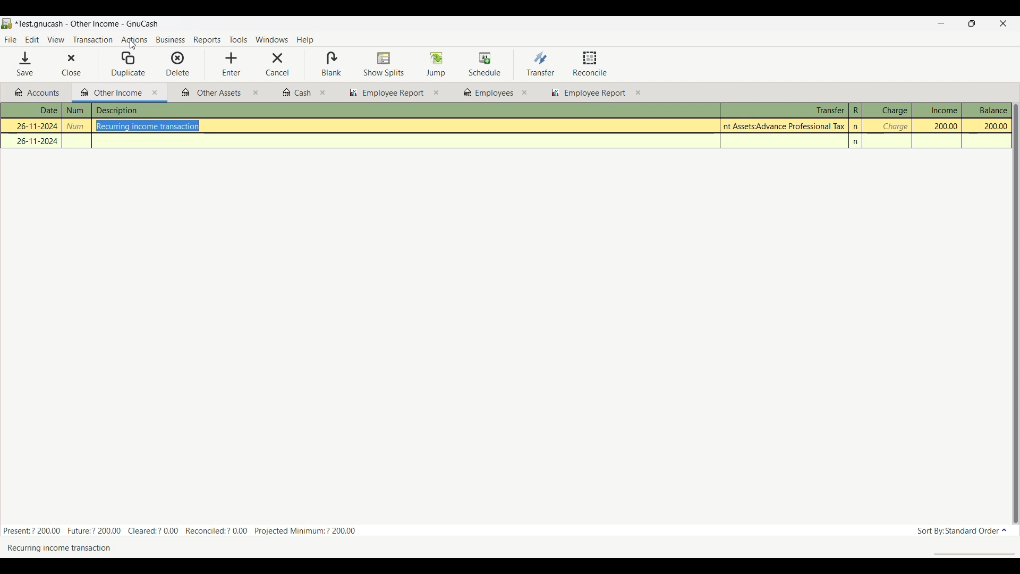  Describe the element at coordinates (324, 93) in the screenshot. I see `close` at that location.